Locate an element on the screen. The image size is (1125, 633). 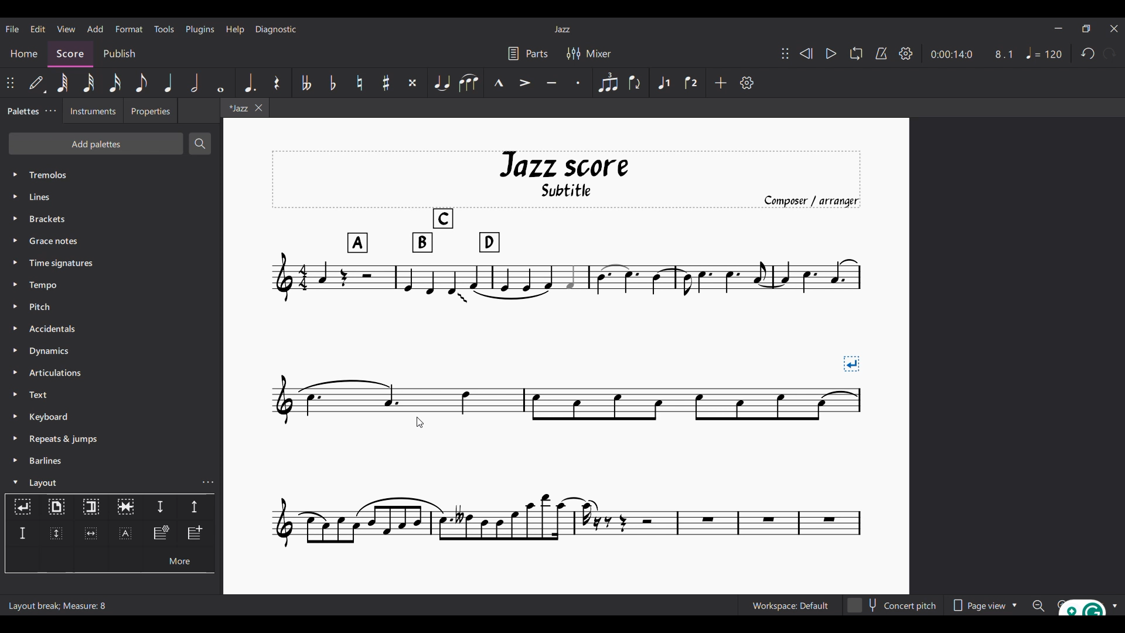
Add palettes is located at coordinates (96, 144).